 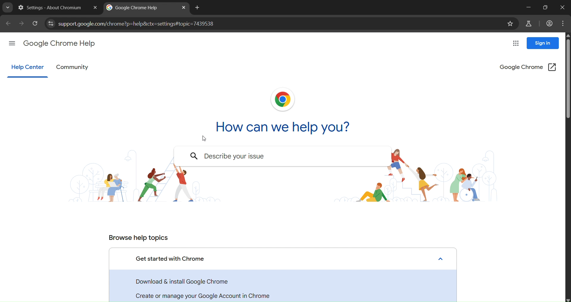 What do you see at coordinates (12, 43) in the screenshot?
I see `sidebar` at bounding box center [12, 43].